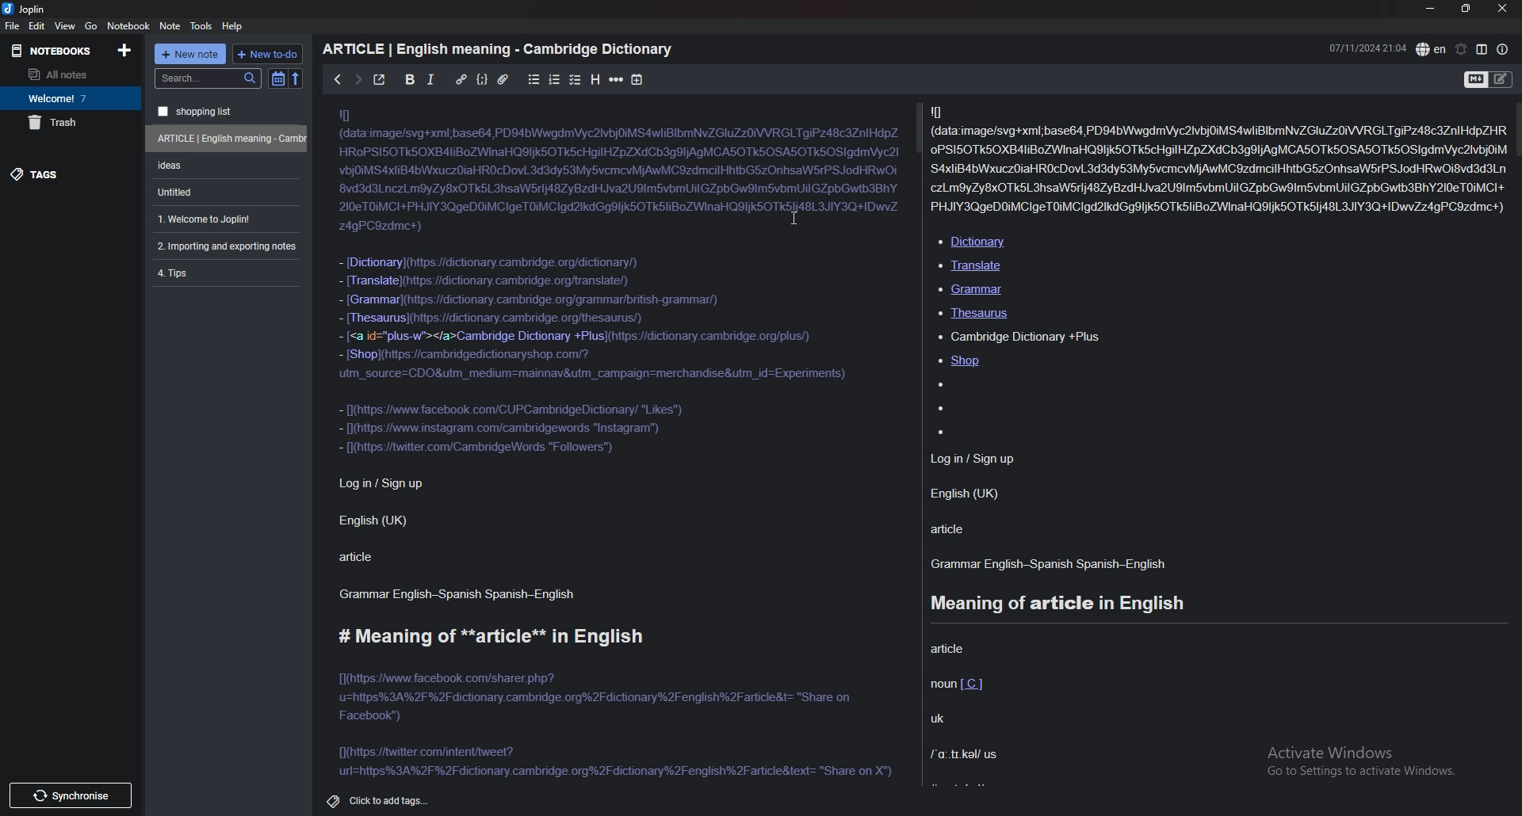 The image size is (1522, 816). I want to click on new todo, so click(268, 53).